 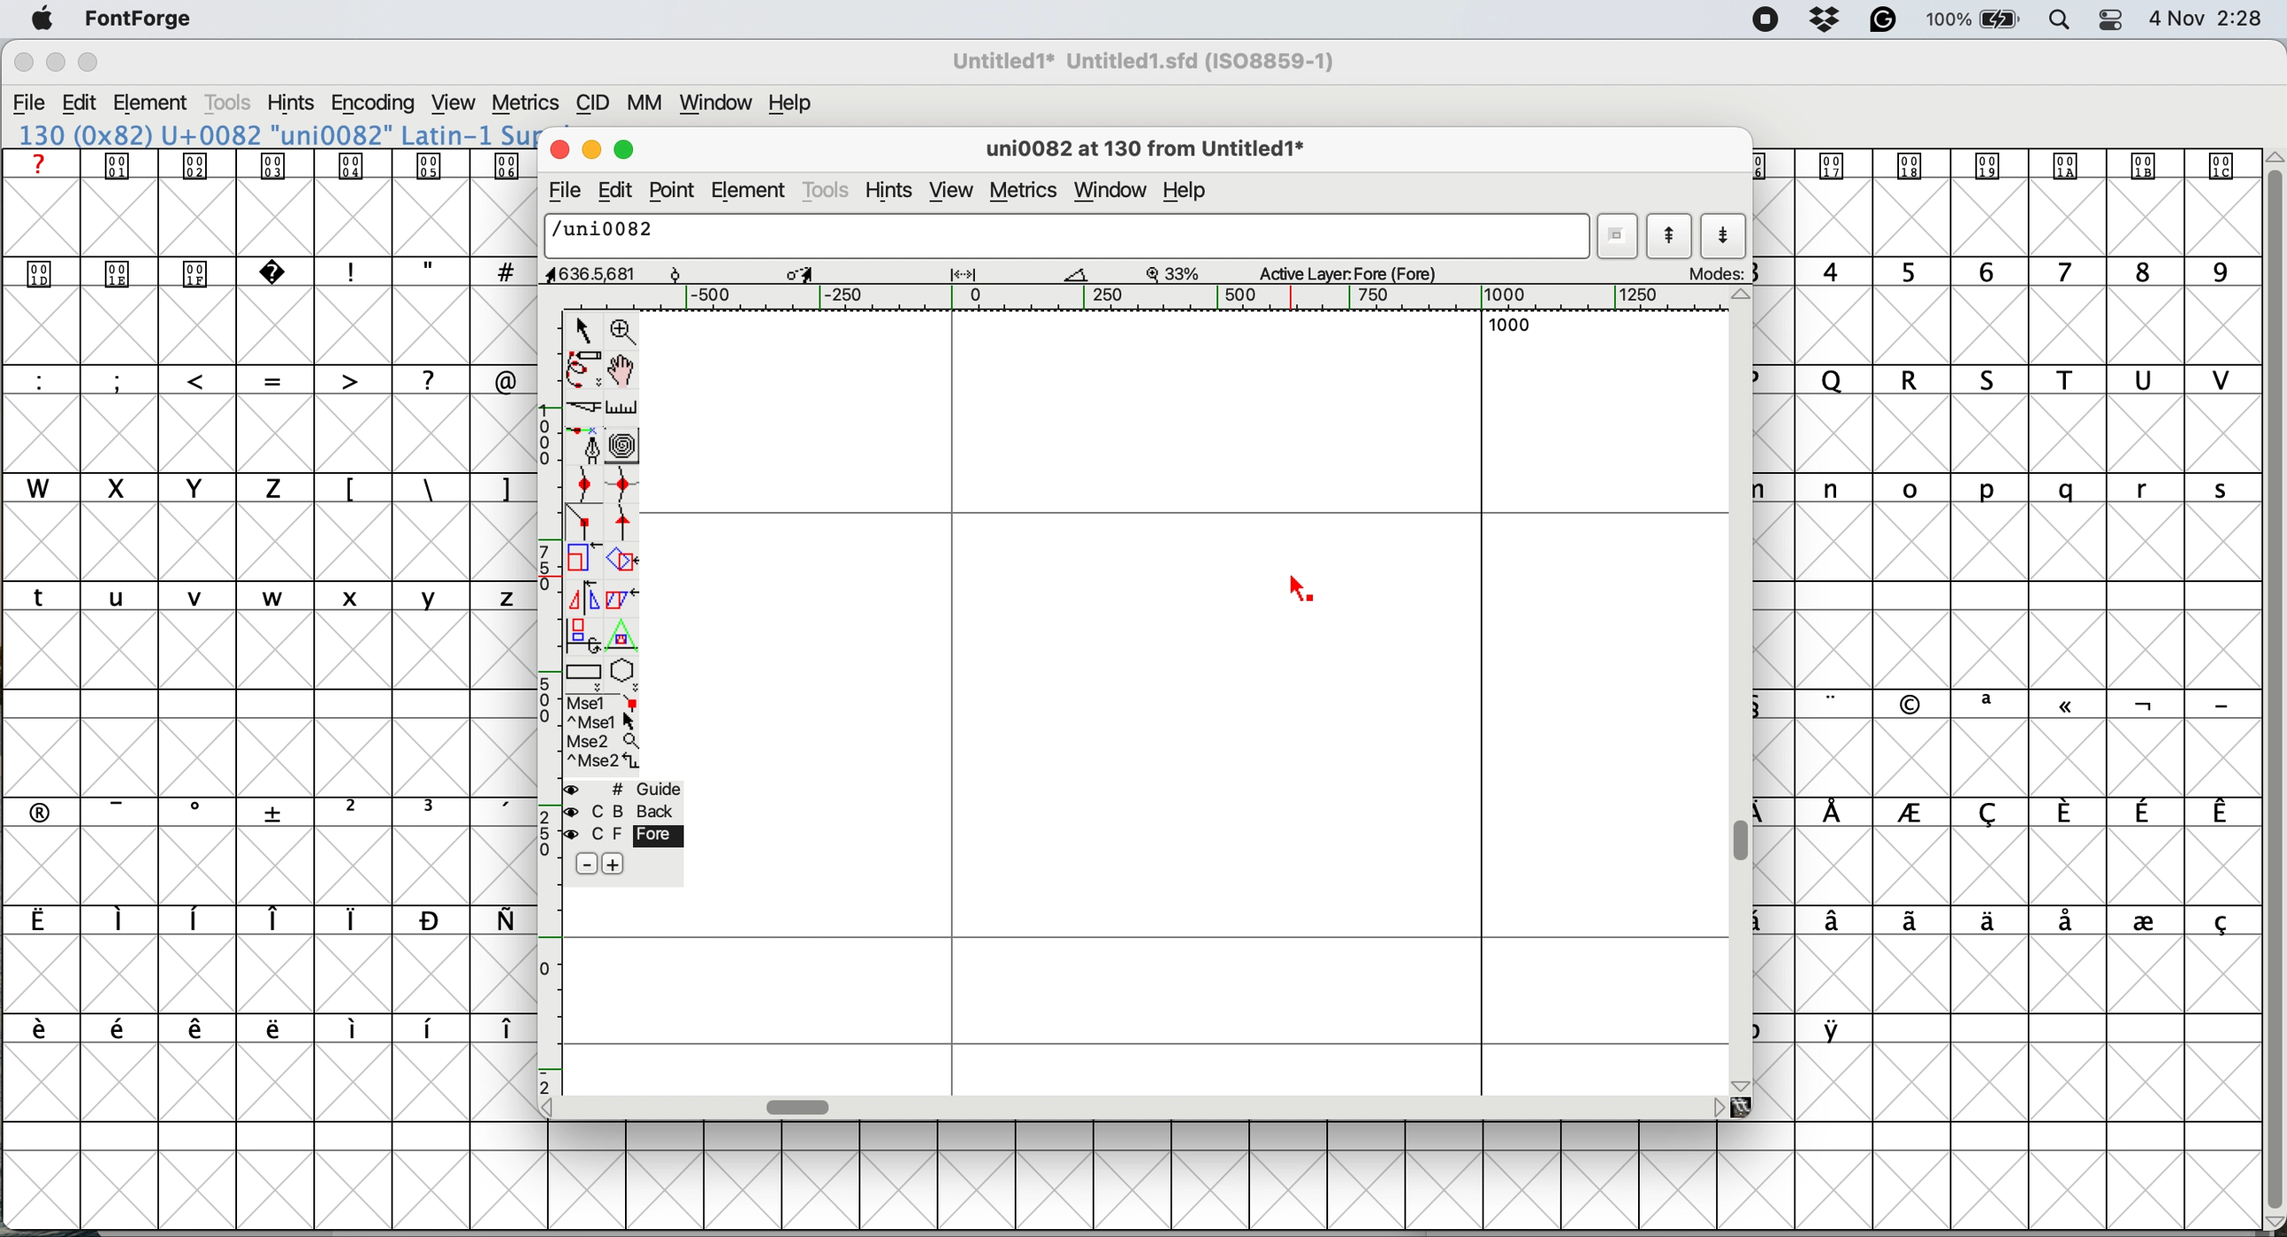 What do you see at coordinates (670, 191) in the screenshot?
I see `point` at bounding box center [670, 191].